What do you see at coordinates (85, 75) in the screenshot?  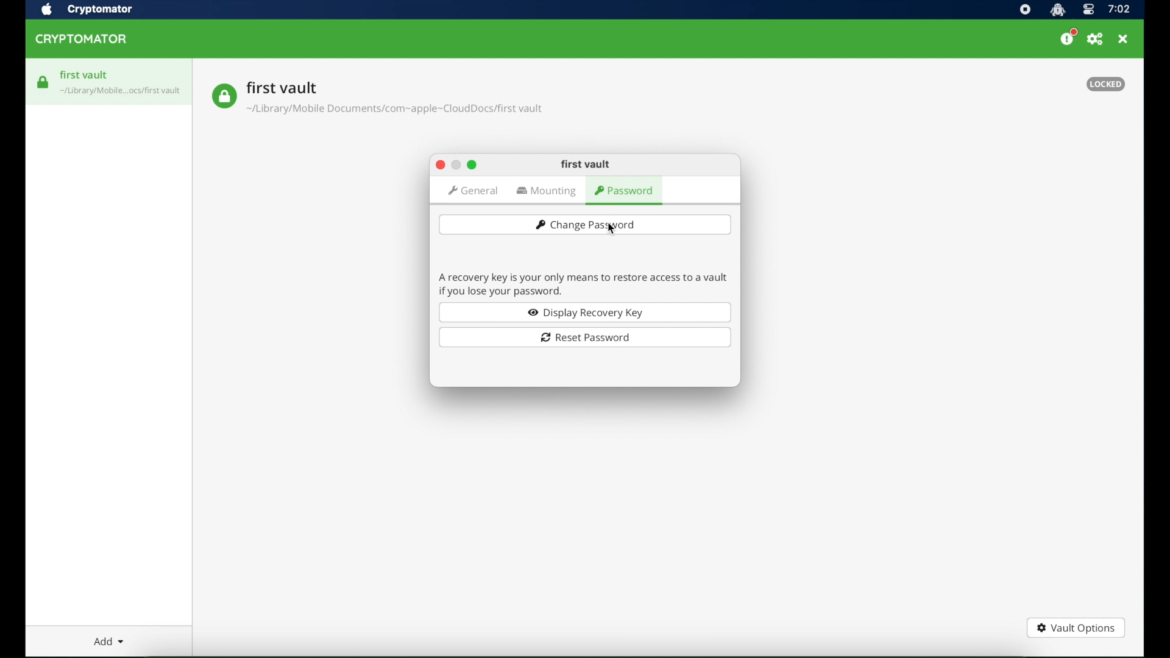 I see `first vault` at bounding box center [85, 75].